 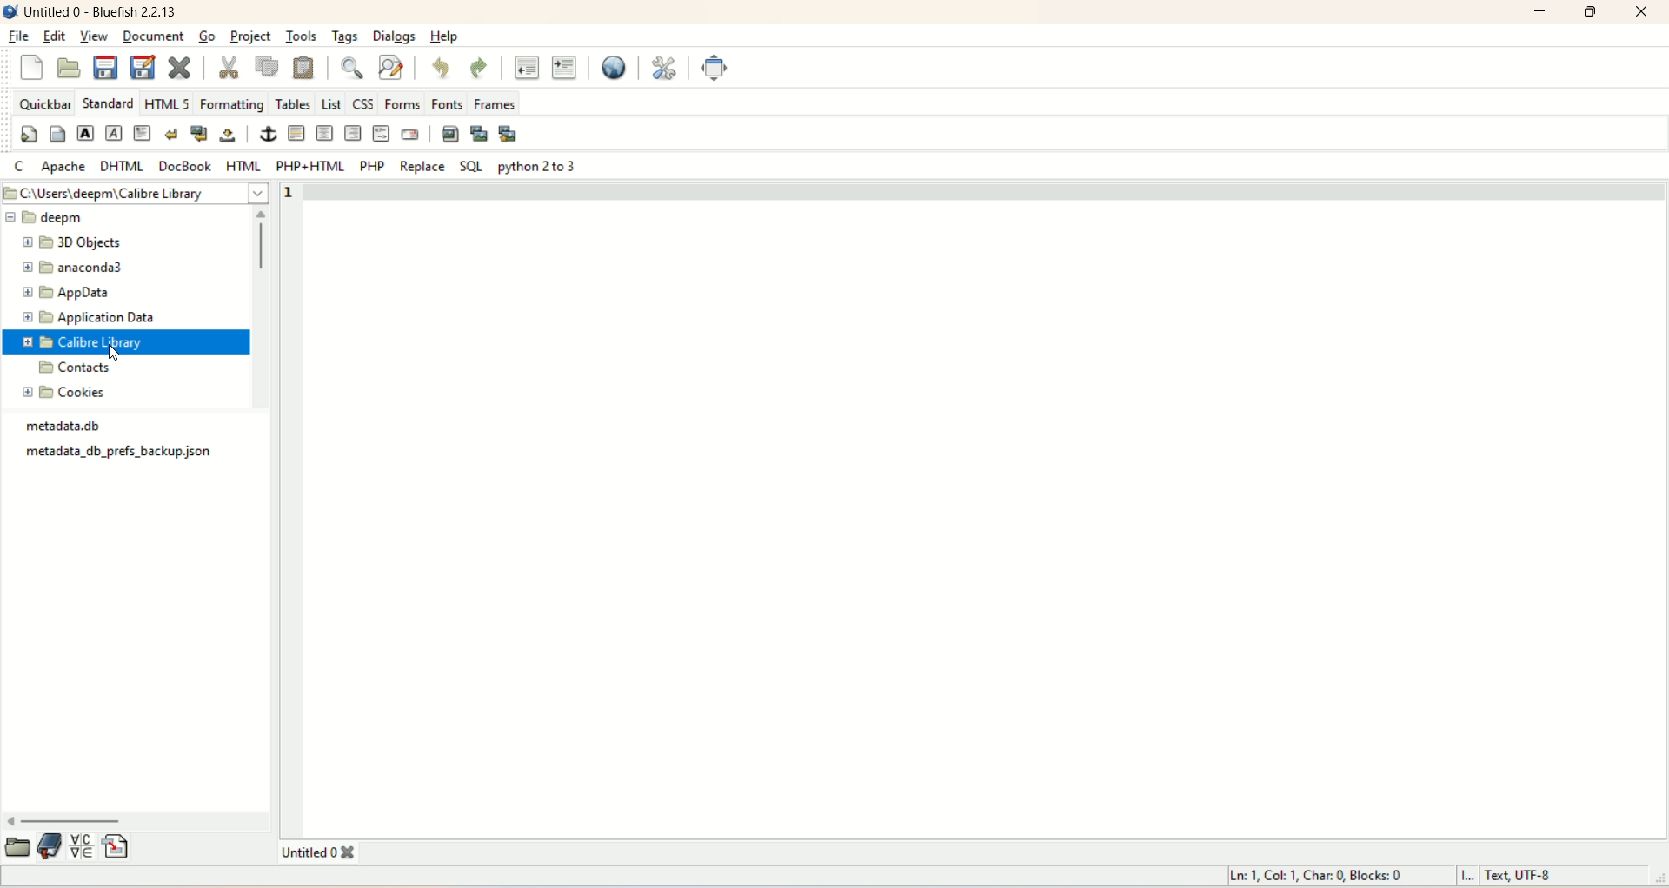 I want to click on show find bar, so click(x=356, y=70).